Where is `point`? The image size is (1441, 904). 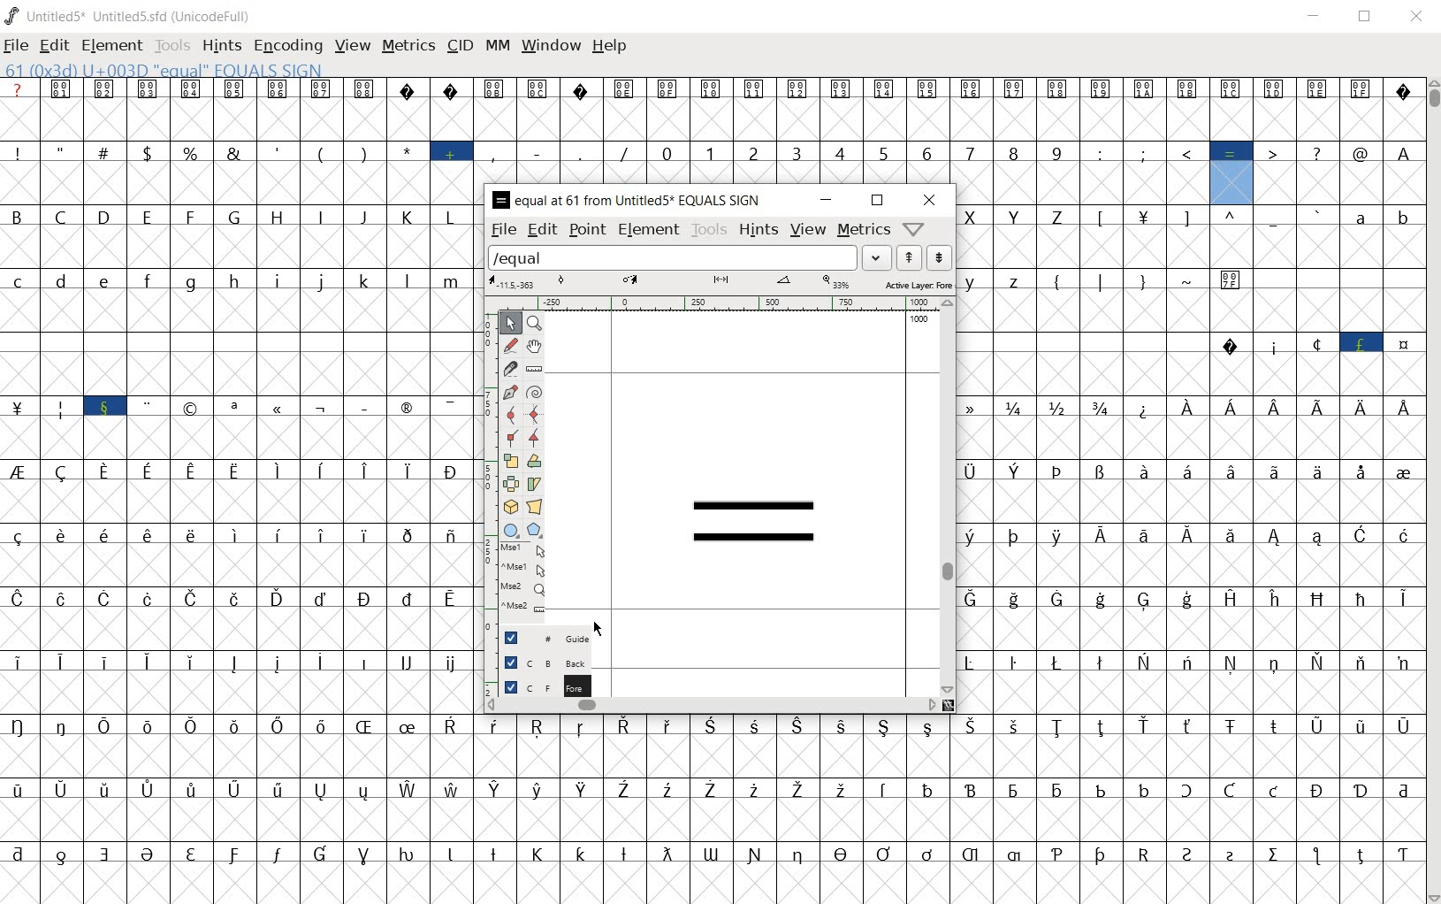 point is located at coordinates (585, 230).